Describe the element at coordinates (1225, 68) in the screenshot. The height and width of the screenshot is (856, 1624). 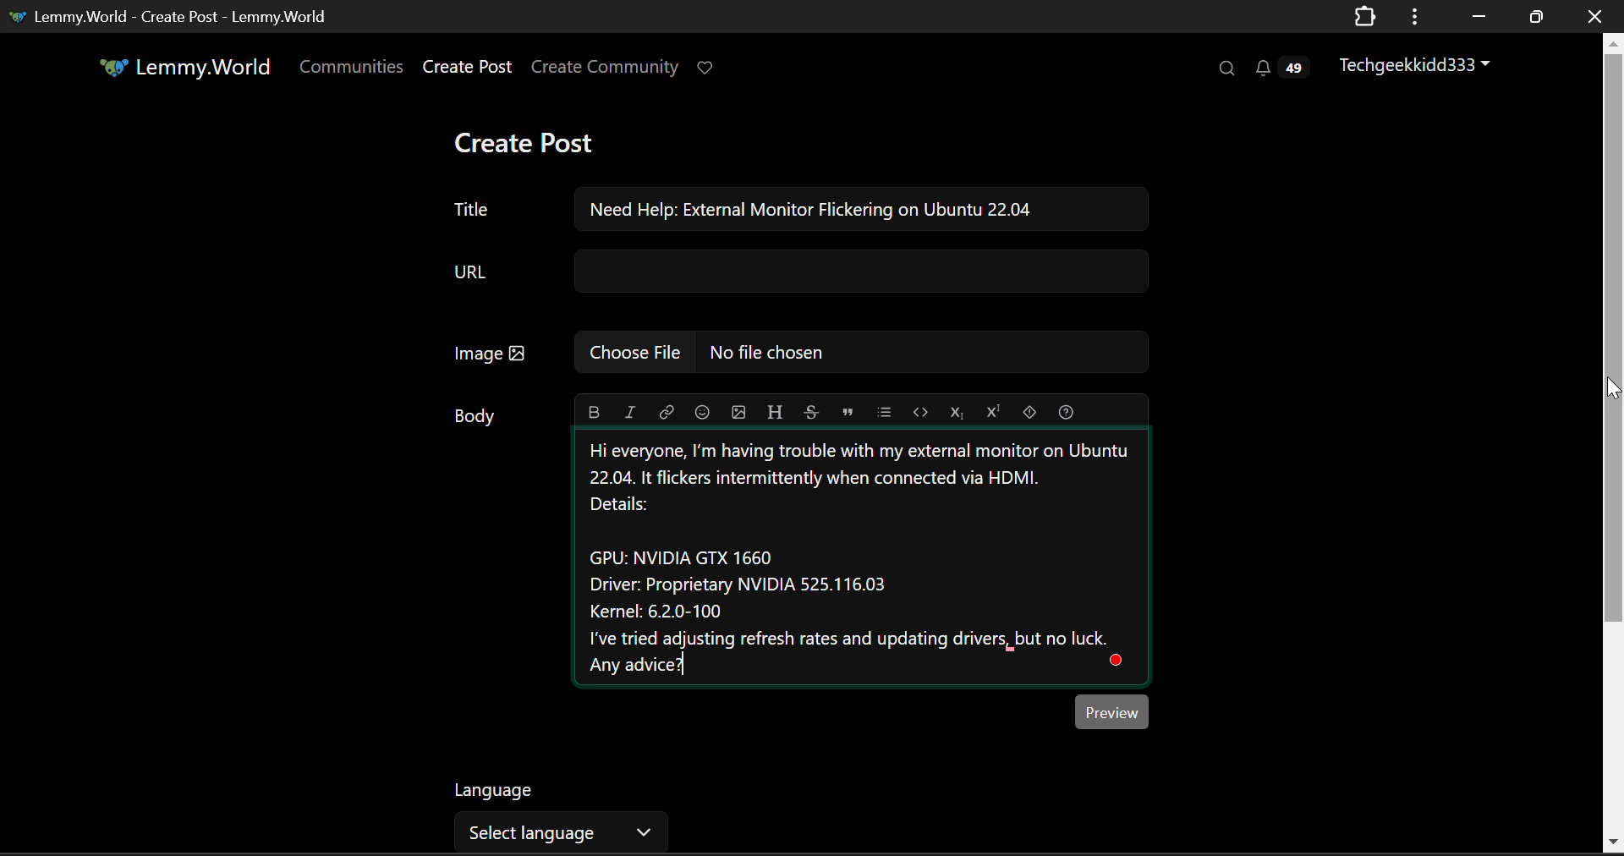
I see `Search` at that location.